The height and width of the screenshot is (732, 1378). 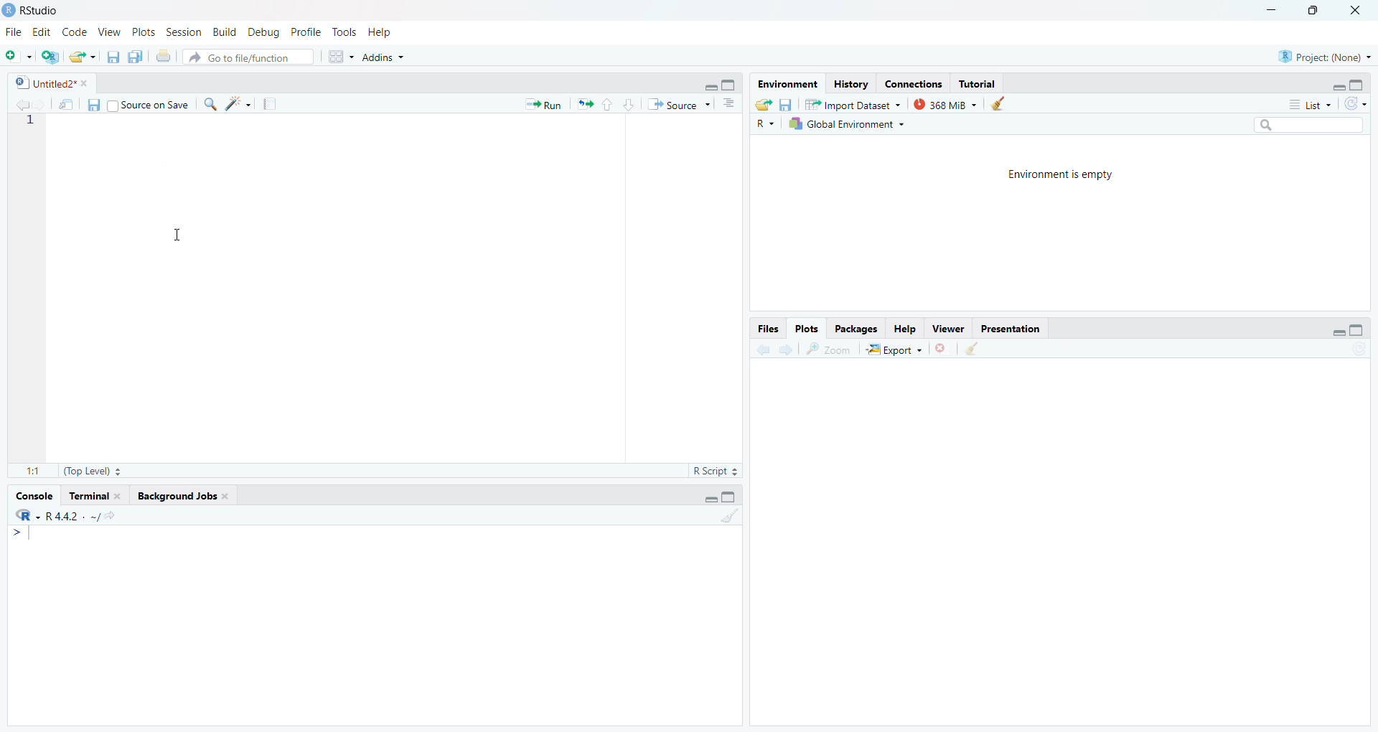 What do you see at coordinates (1355, 104) in the screenshot?
I see `refresh` at bounding box center [1355, 104].